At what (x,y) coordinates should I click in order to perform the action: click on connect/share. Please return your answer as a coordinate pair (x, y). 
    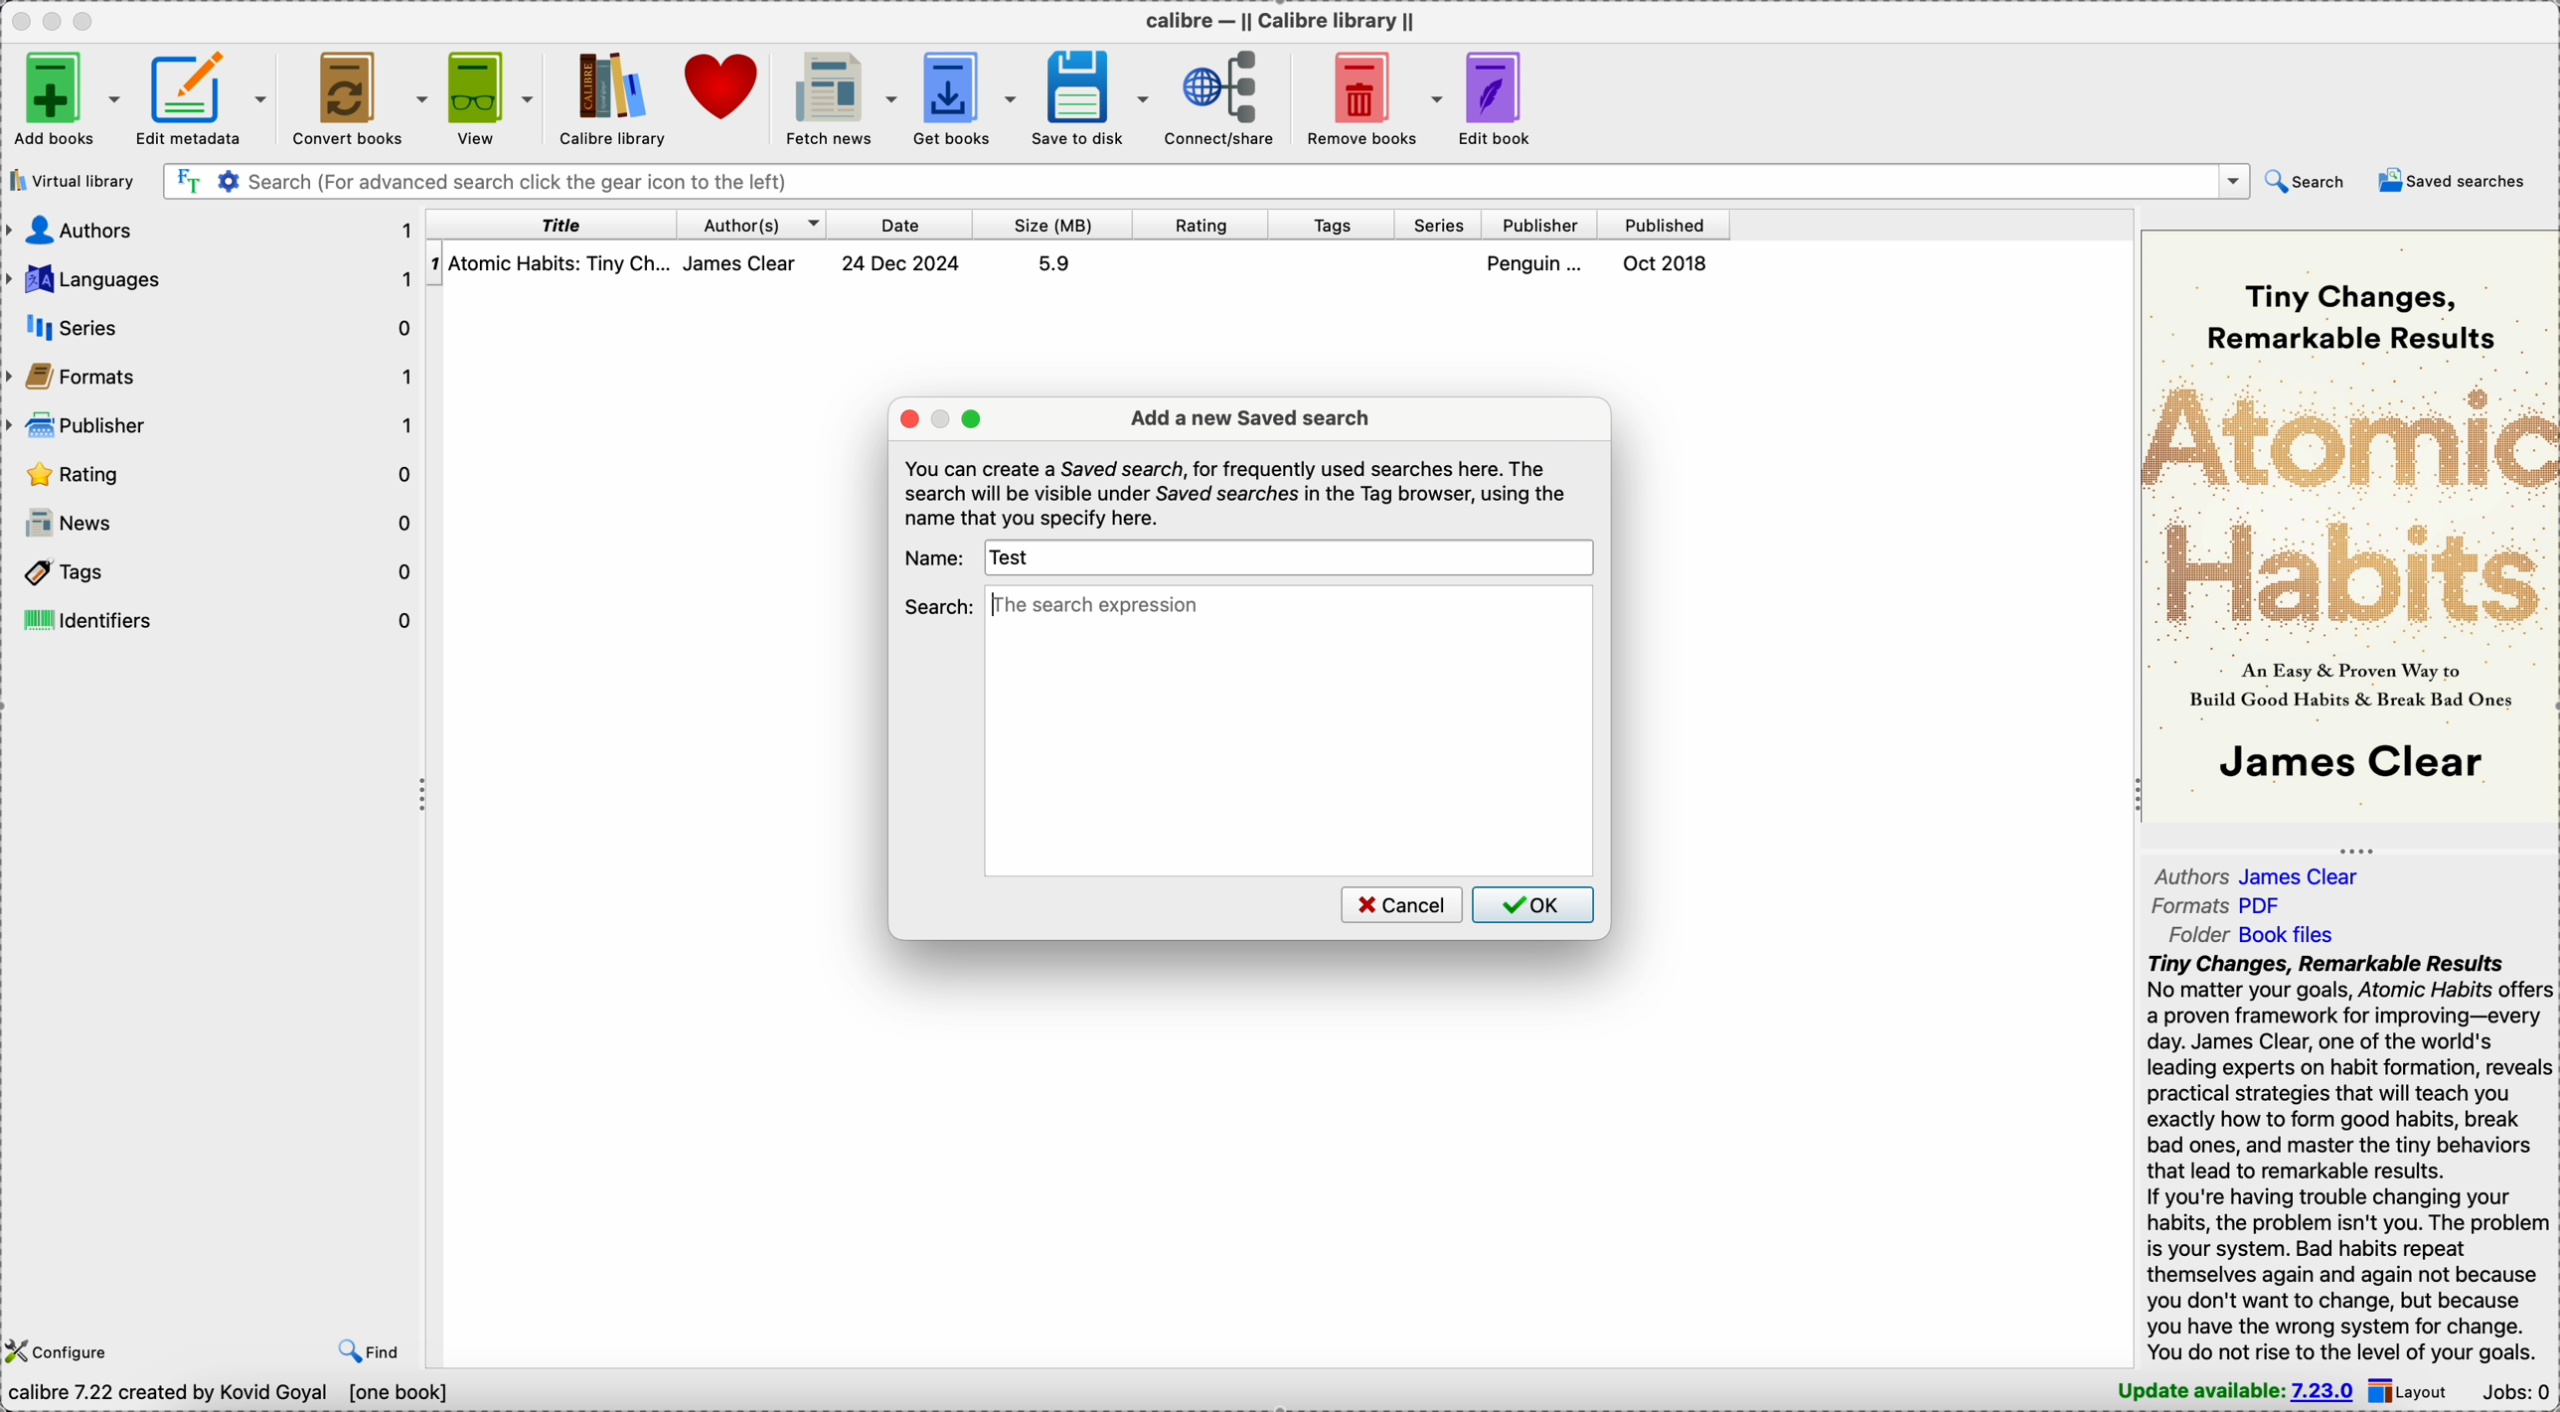
    Looking at the image, I should click on (1227, 96).